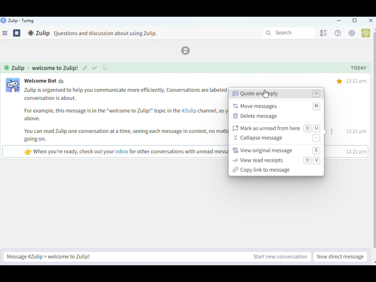 Image resolution: width=376 pixels, height=282 pixels. I want to click on Settings, so click(353, 34).